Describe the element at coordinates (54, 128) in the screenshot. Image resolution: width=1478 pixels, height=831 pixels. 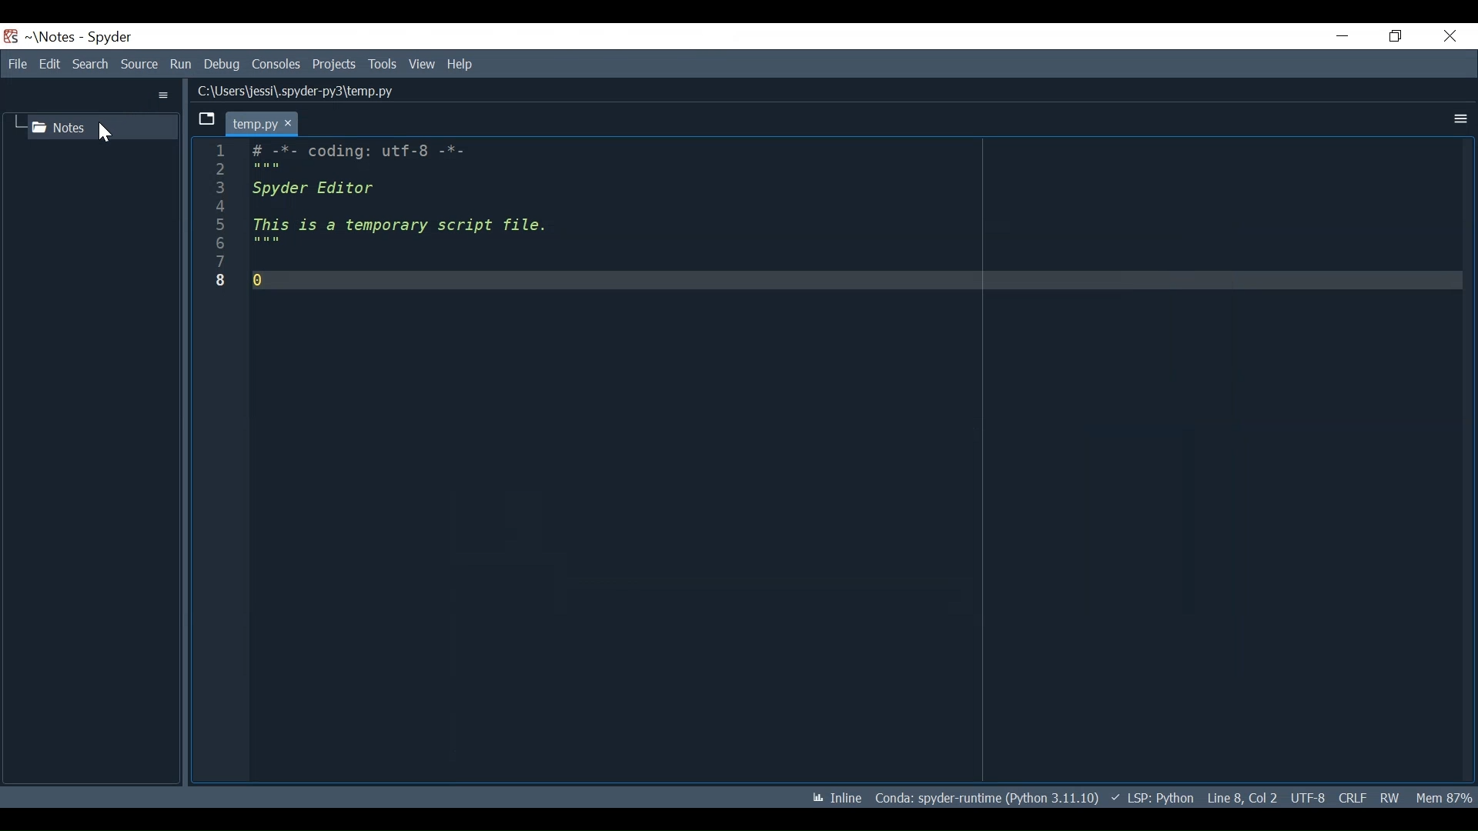
I see ` Notes` at that location.